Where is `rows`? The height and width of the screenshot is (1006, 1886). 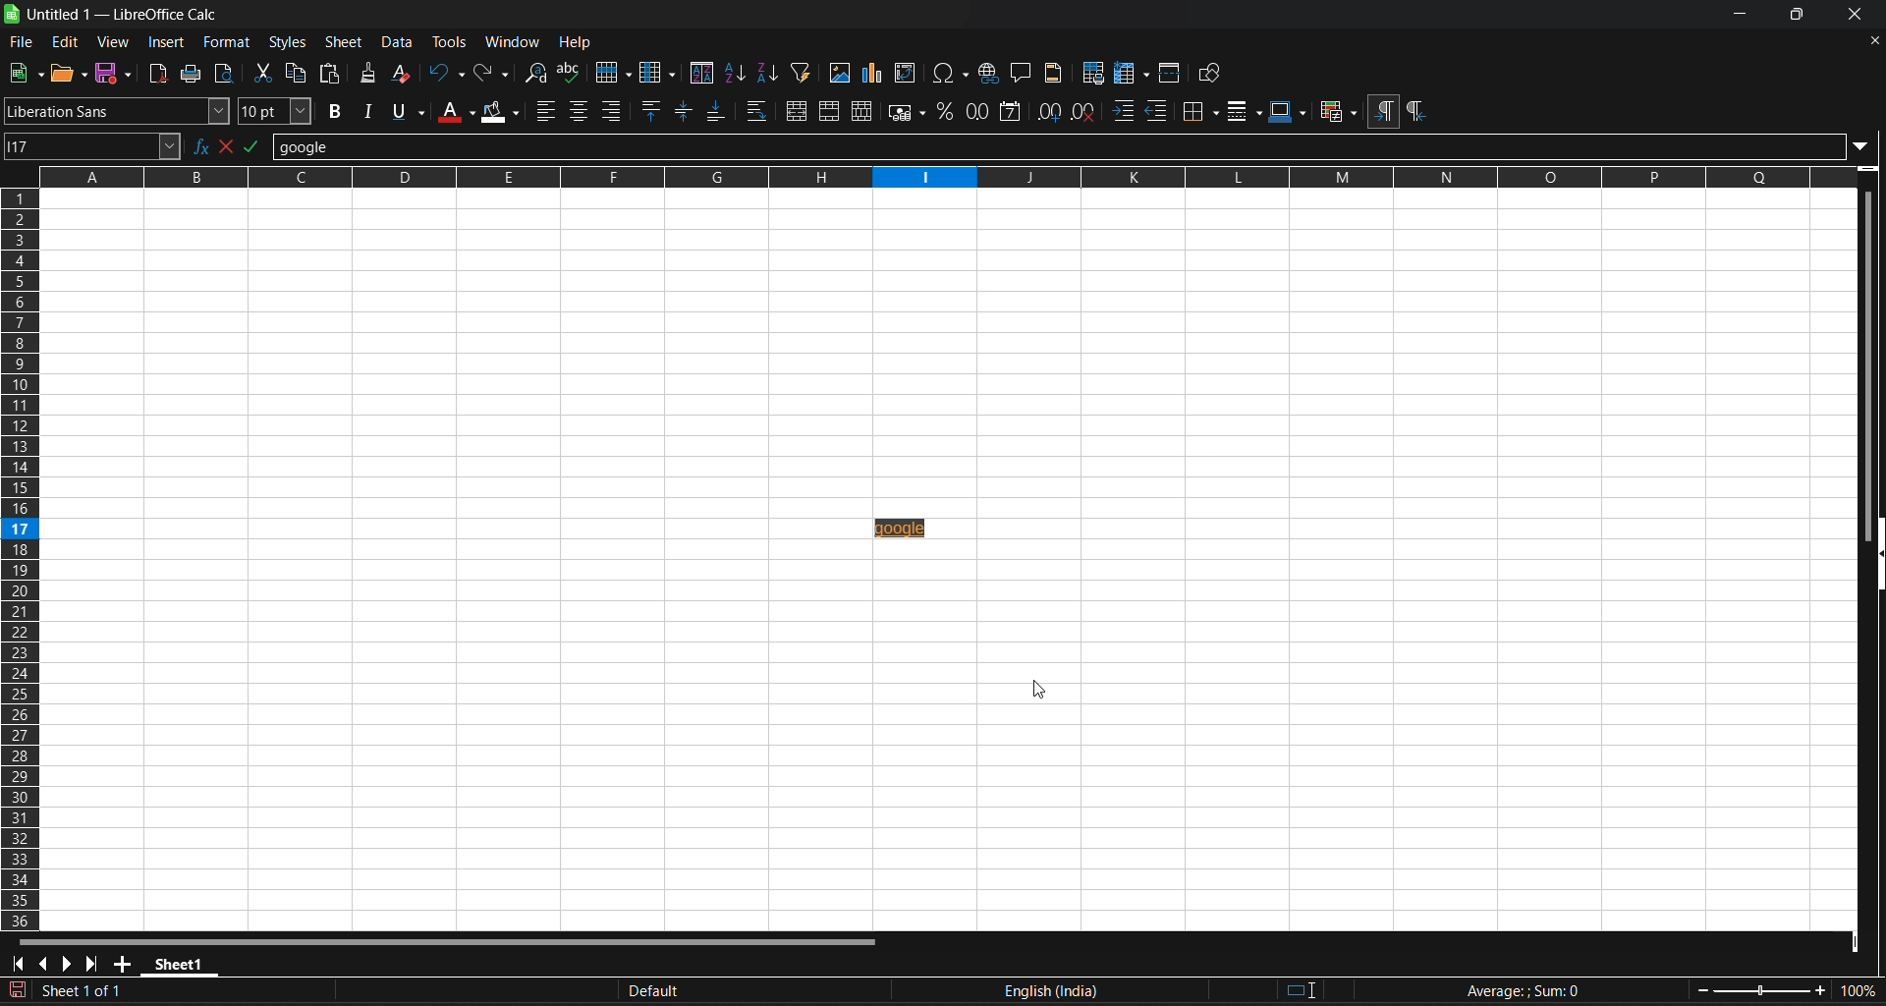 rows is located at coordinates (934, 184).